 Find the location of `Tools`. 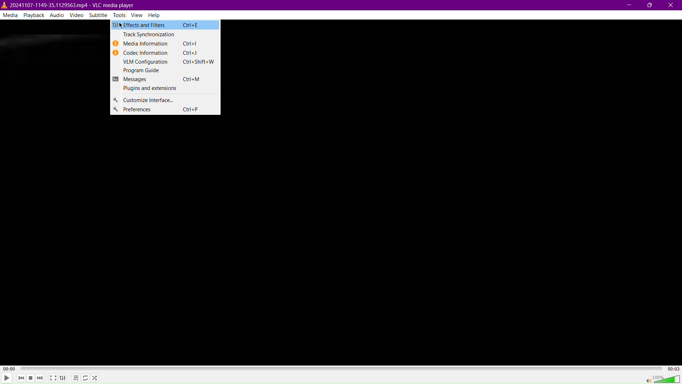

Tools is located at coordinates (120, 15).